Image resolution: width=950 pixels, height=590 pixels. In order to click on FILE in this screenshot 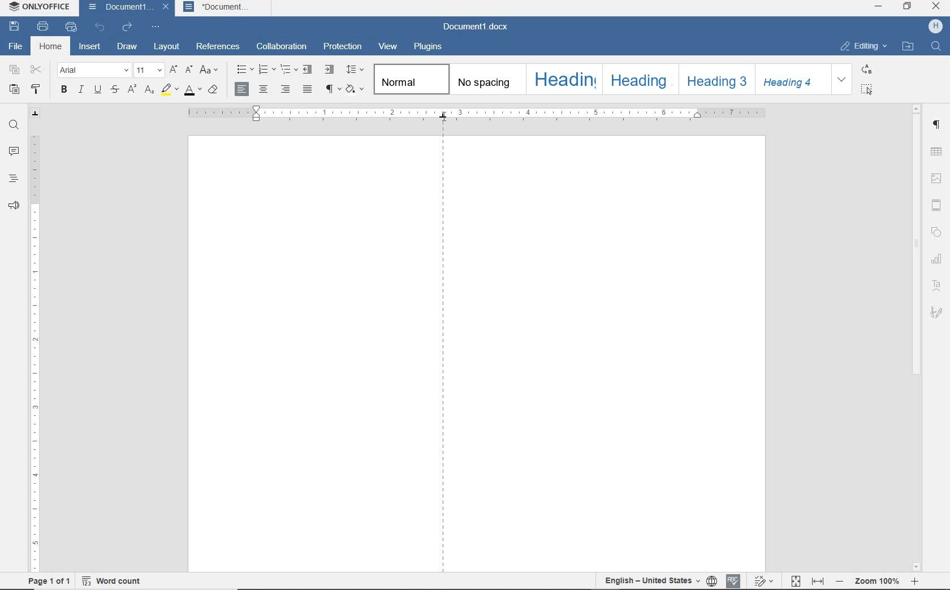, I will do `click(16, 46)`.